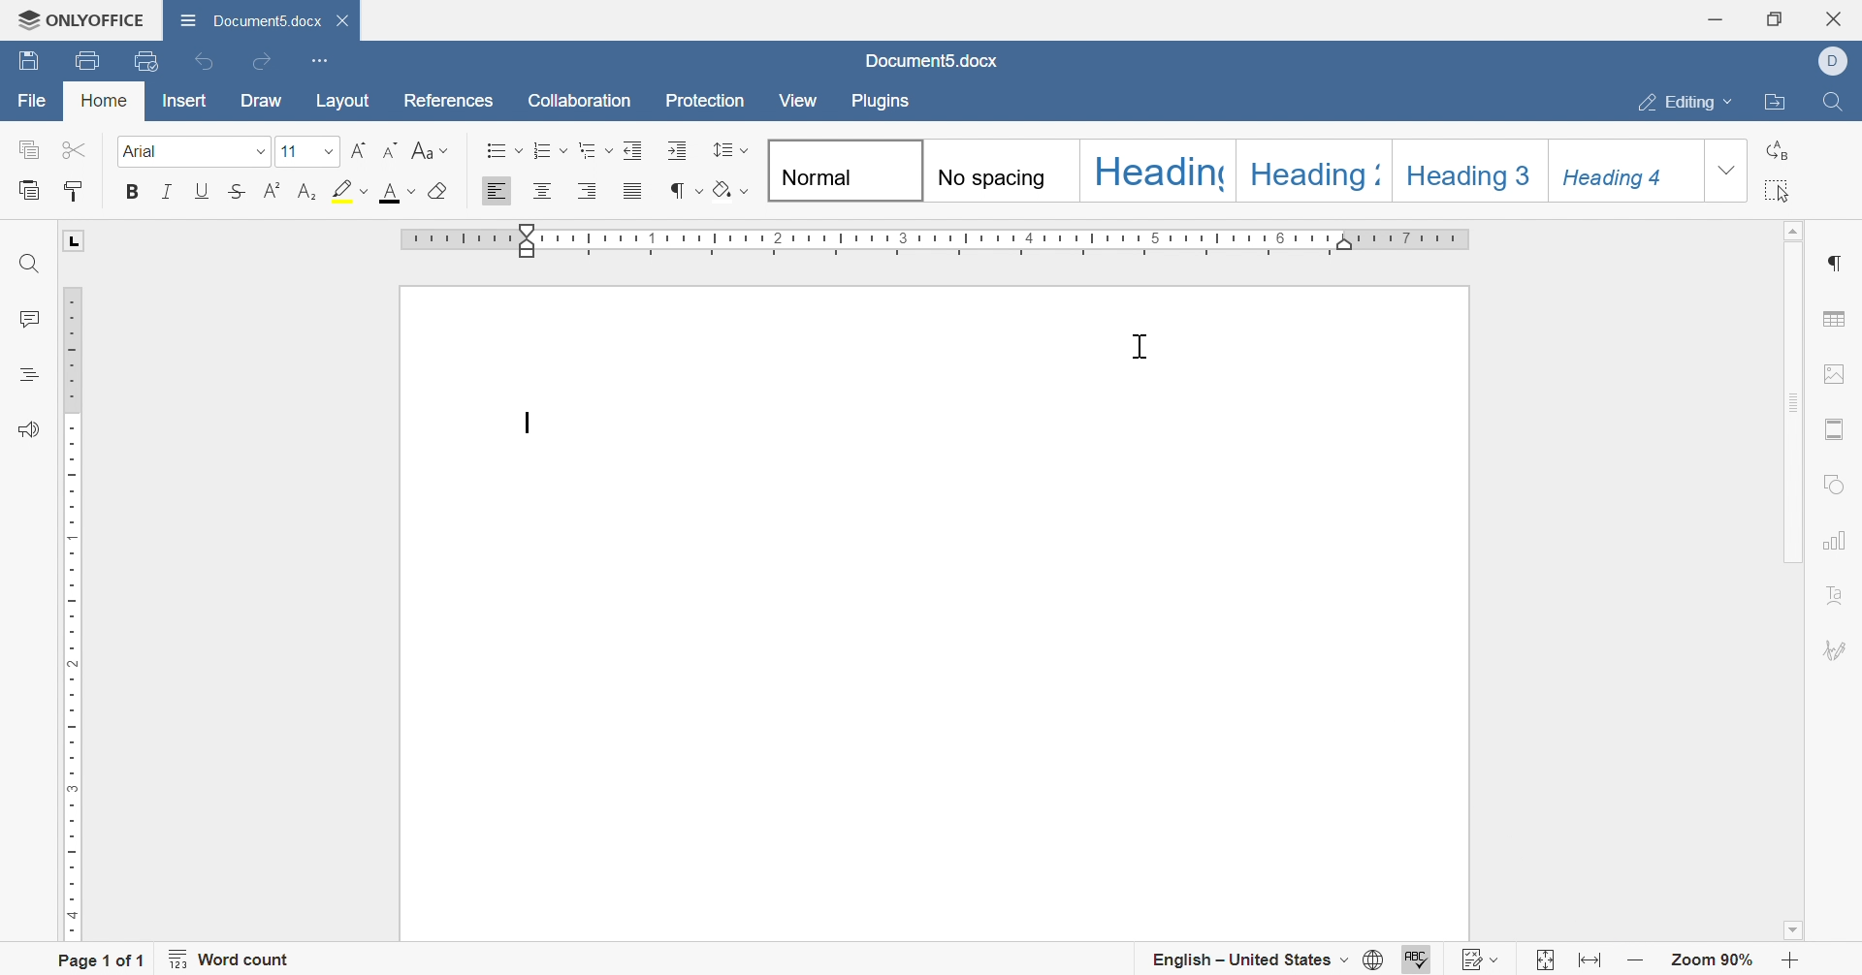  Describe the element at coordinates (448, 102) in the screenshot. I see `references` at that location.